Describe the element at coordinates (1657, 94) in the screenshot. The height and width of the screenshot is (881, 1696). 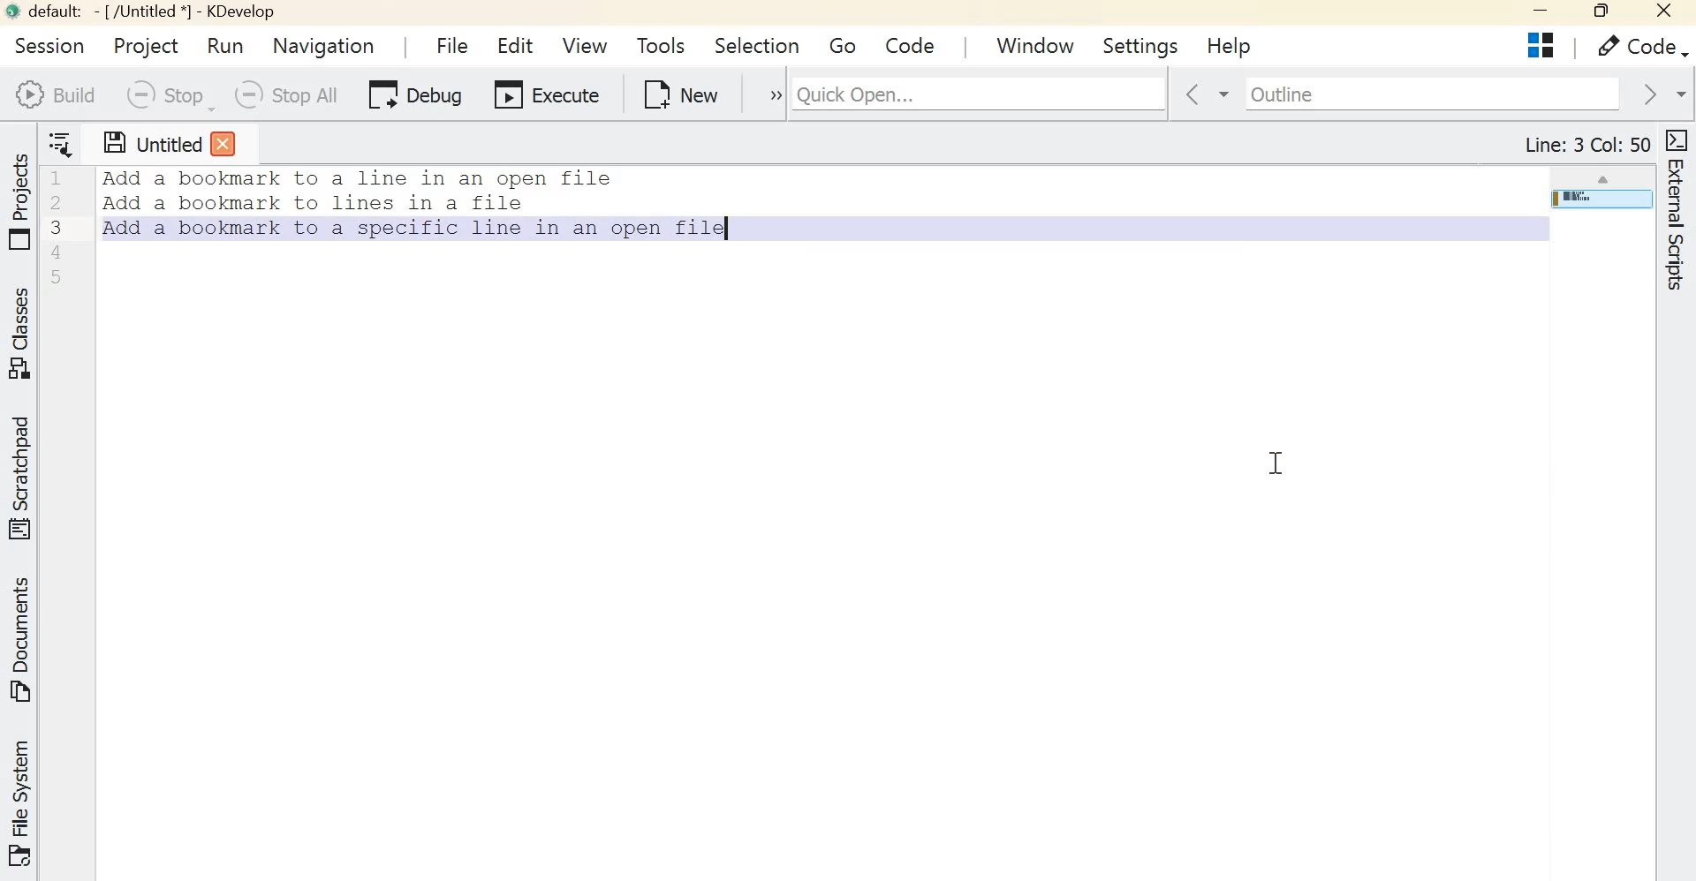
I see `go forward in context history` at that location.